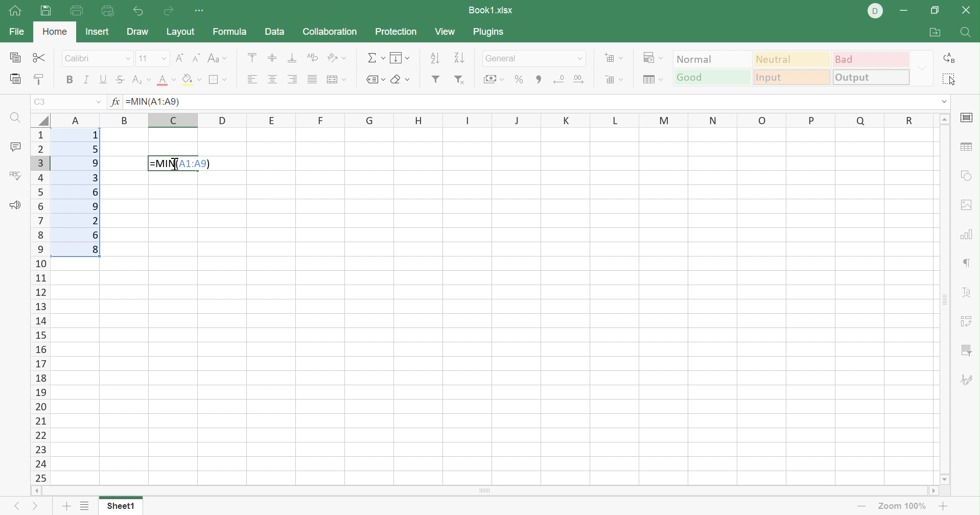 The width and height of the screenshot is (980, 515). Describe the element at coordinates (945, 505) in the screenshot. I see `Zoom out` at that location.